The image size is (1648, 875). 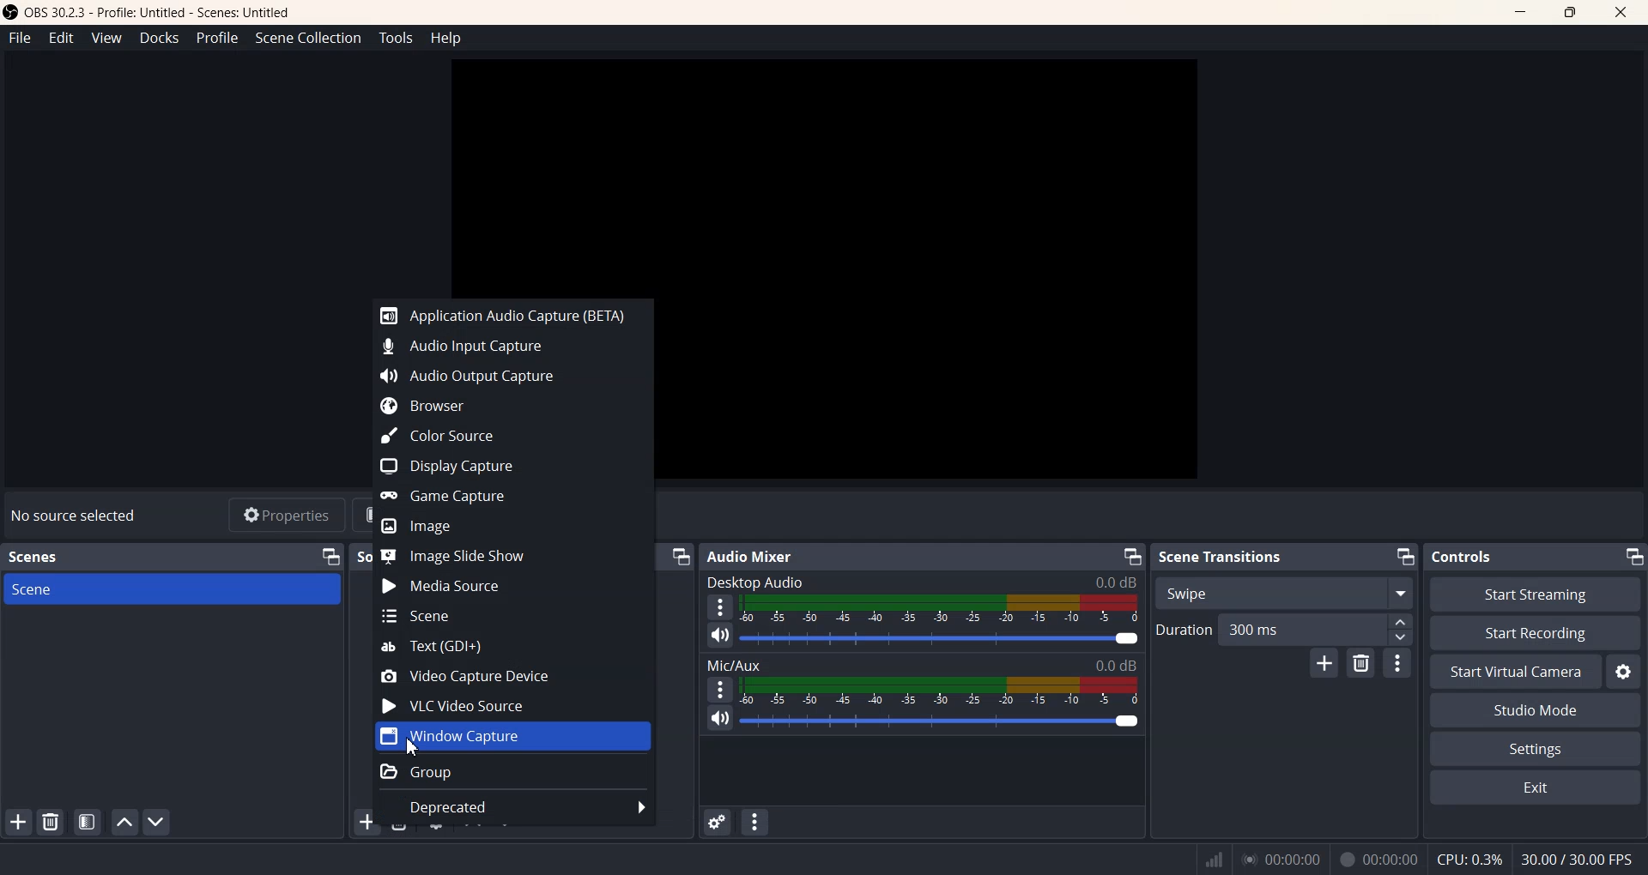 What do you see at coordinates (517, 807) in the screenshot?
I see `Deprecated` at bounding box center [517, 807].